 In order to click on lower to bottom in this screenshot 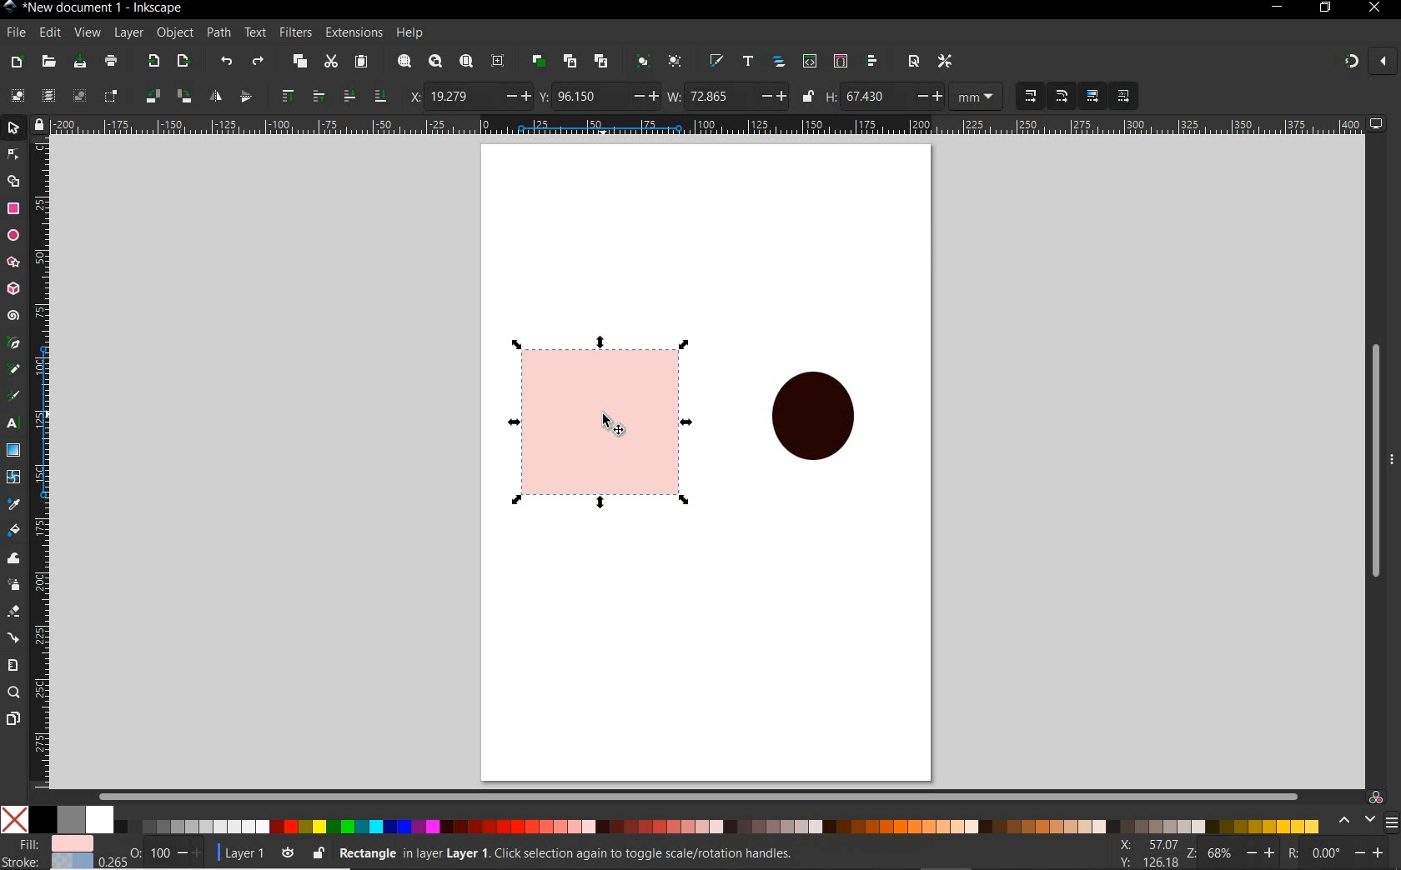, I will do `click(379, 94)`.